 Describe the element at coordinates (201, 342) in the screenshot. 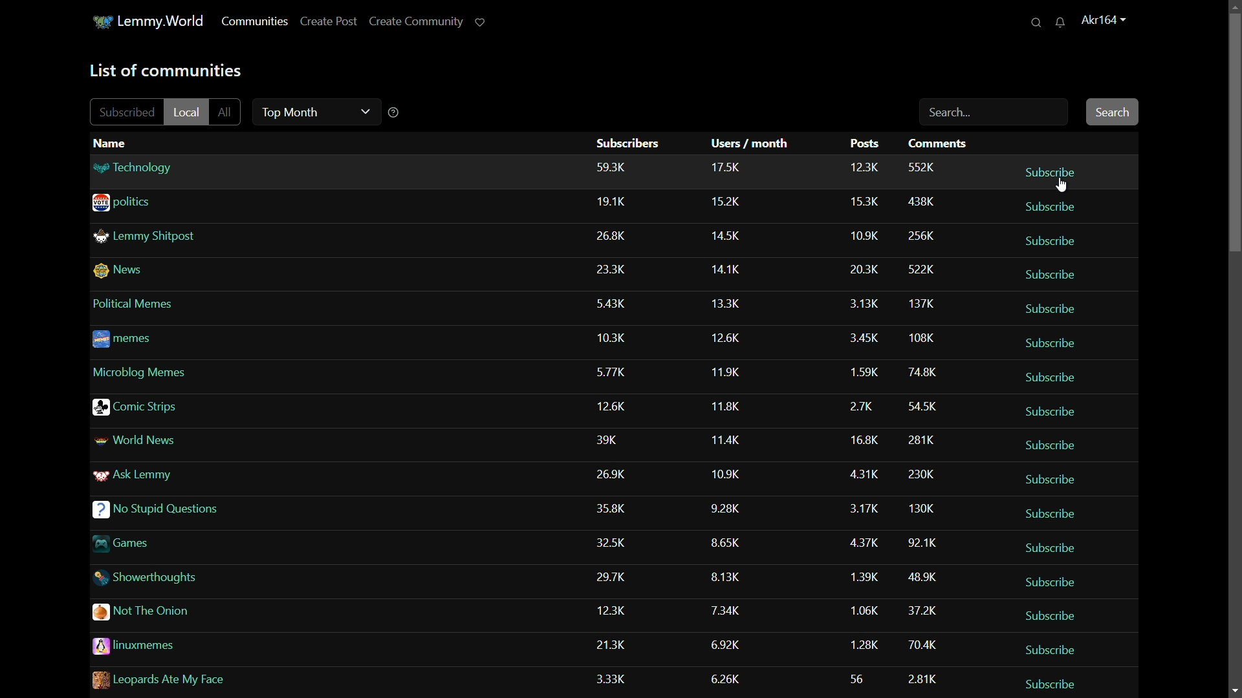

I see `communities name` at that location.